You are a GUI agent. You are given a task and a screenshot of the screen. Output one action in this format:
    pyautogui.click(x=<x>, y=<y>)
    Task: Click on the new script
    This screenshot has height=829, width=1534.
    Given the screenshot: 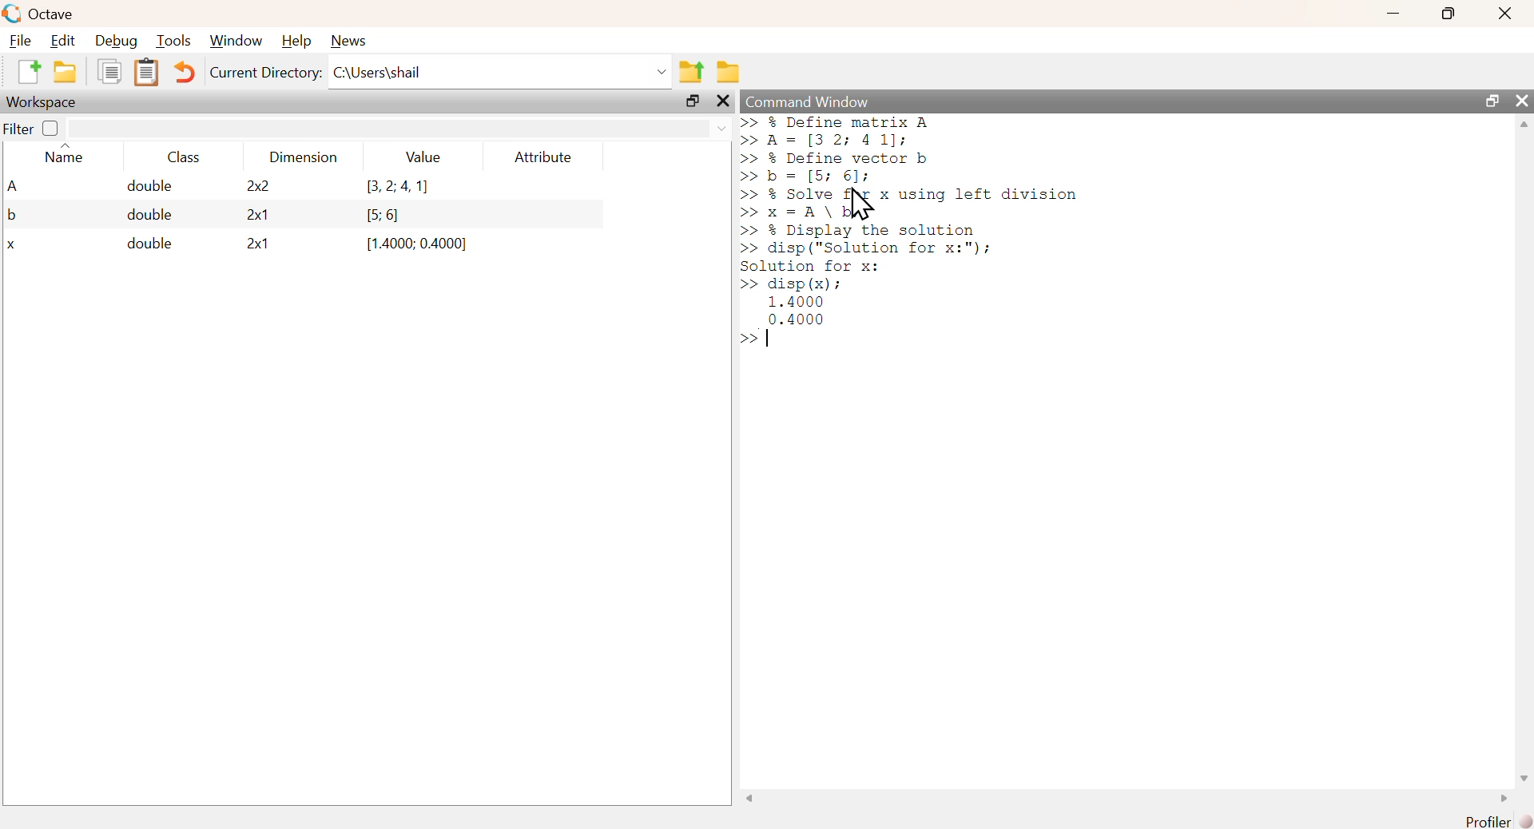 What is the action you would take?
    pyautogui.click(x=30, y=73)
    